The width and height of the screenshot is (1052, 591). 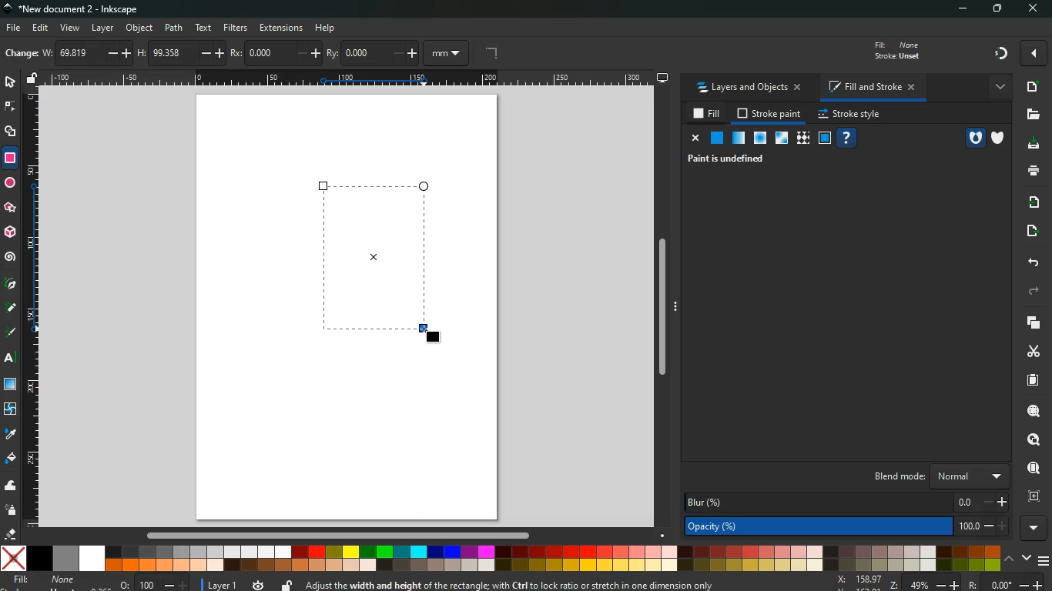 I want to click on opacity, so click(x=847, y=526).